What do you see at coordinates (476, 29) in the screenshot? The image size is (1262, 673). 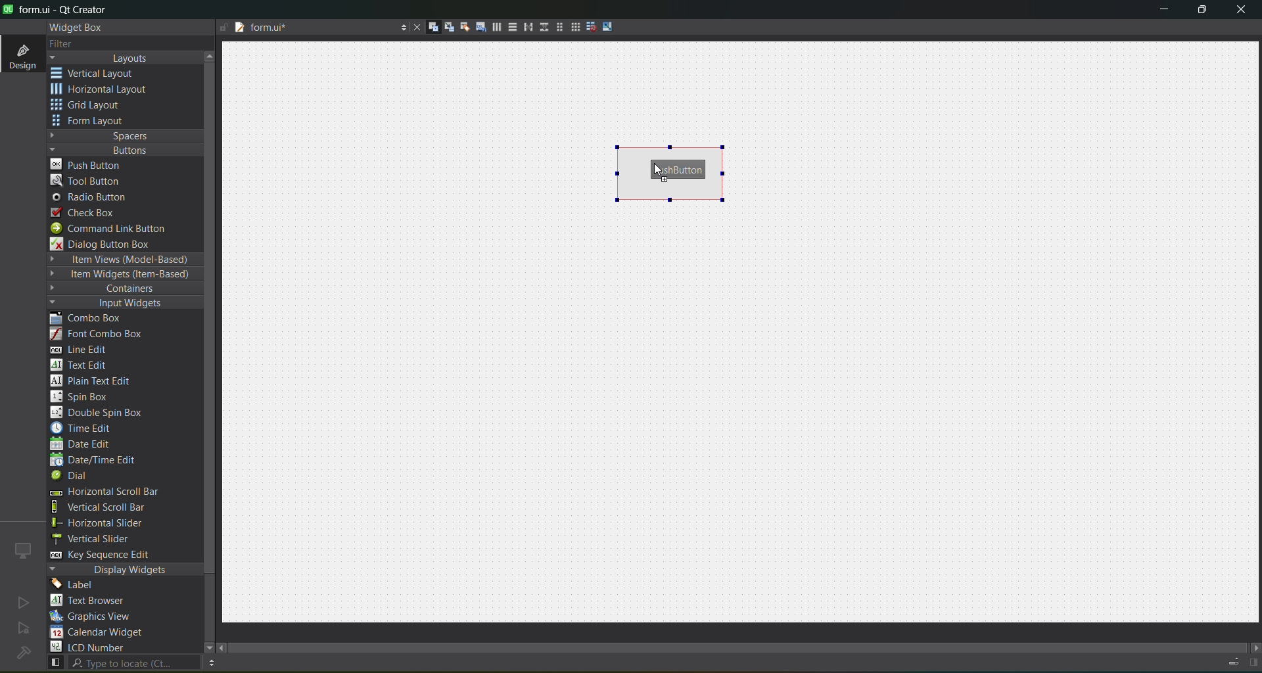 I see `edit tab` at bounding box center [476, 29].